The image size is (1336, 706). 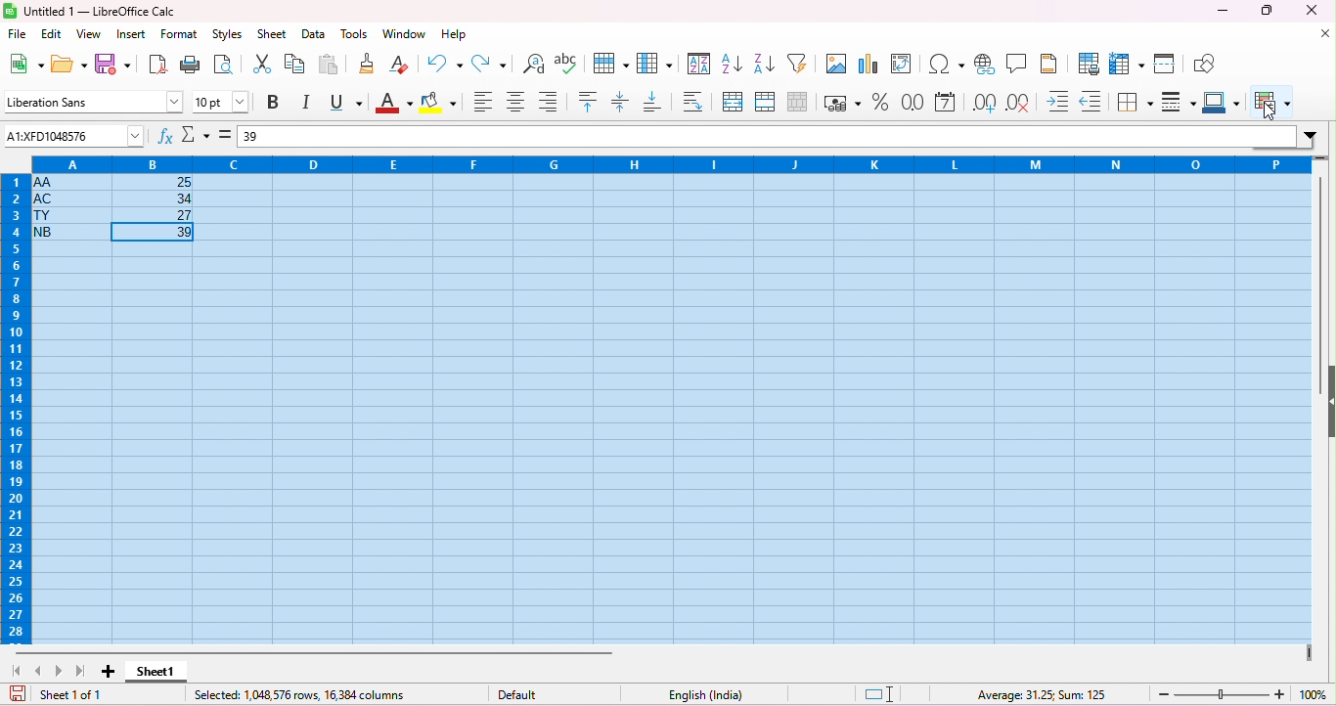 What do you see at coordinates (92, 101) in the screenshot?
I see `font style` at bounding box center [92, 101].